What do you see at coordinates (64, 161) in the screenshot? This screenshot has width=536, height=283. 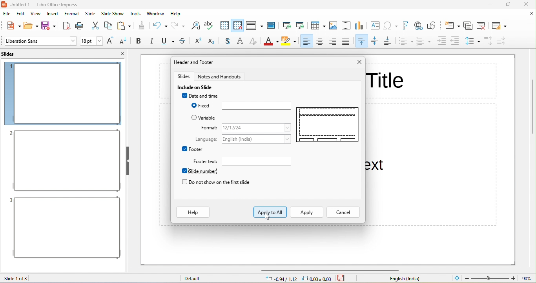 I see `slide 2` at bounding box center [64, 161].